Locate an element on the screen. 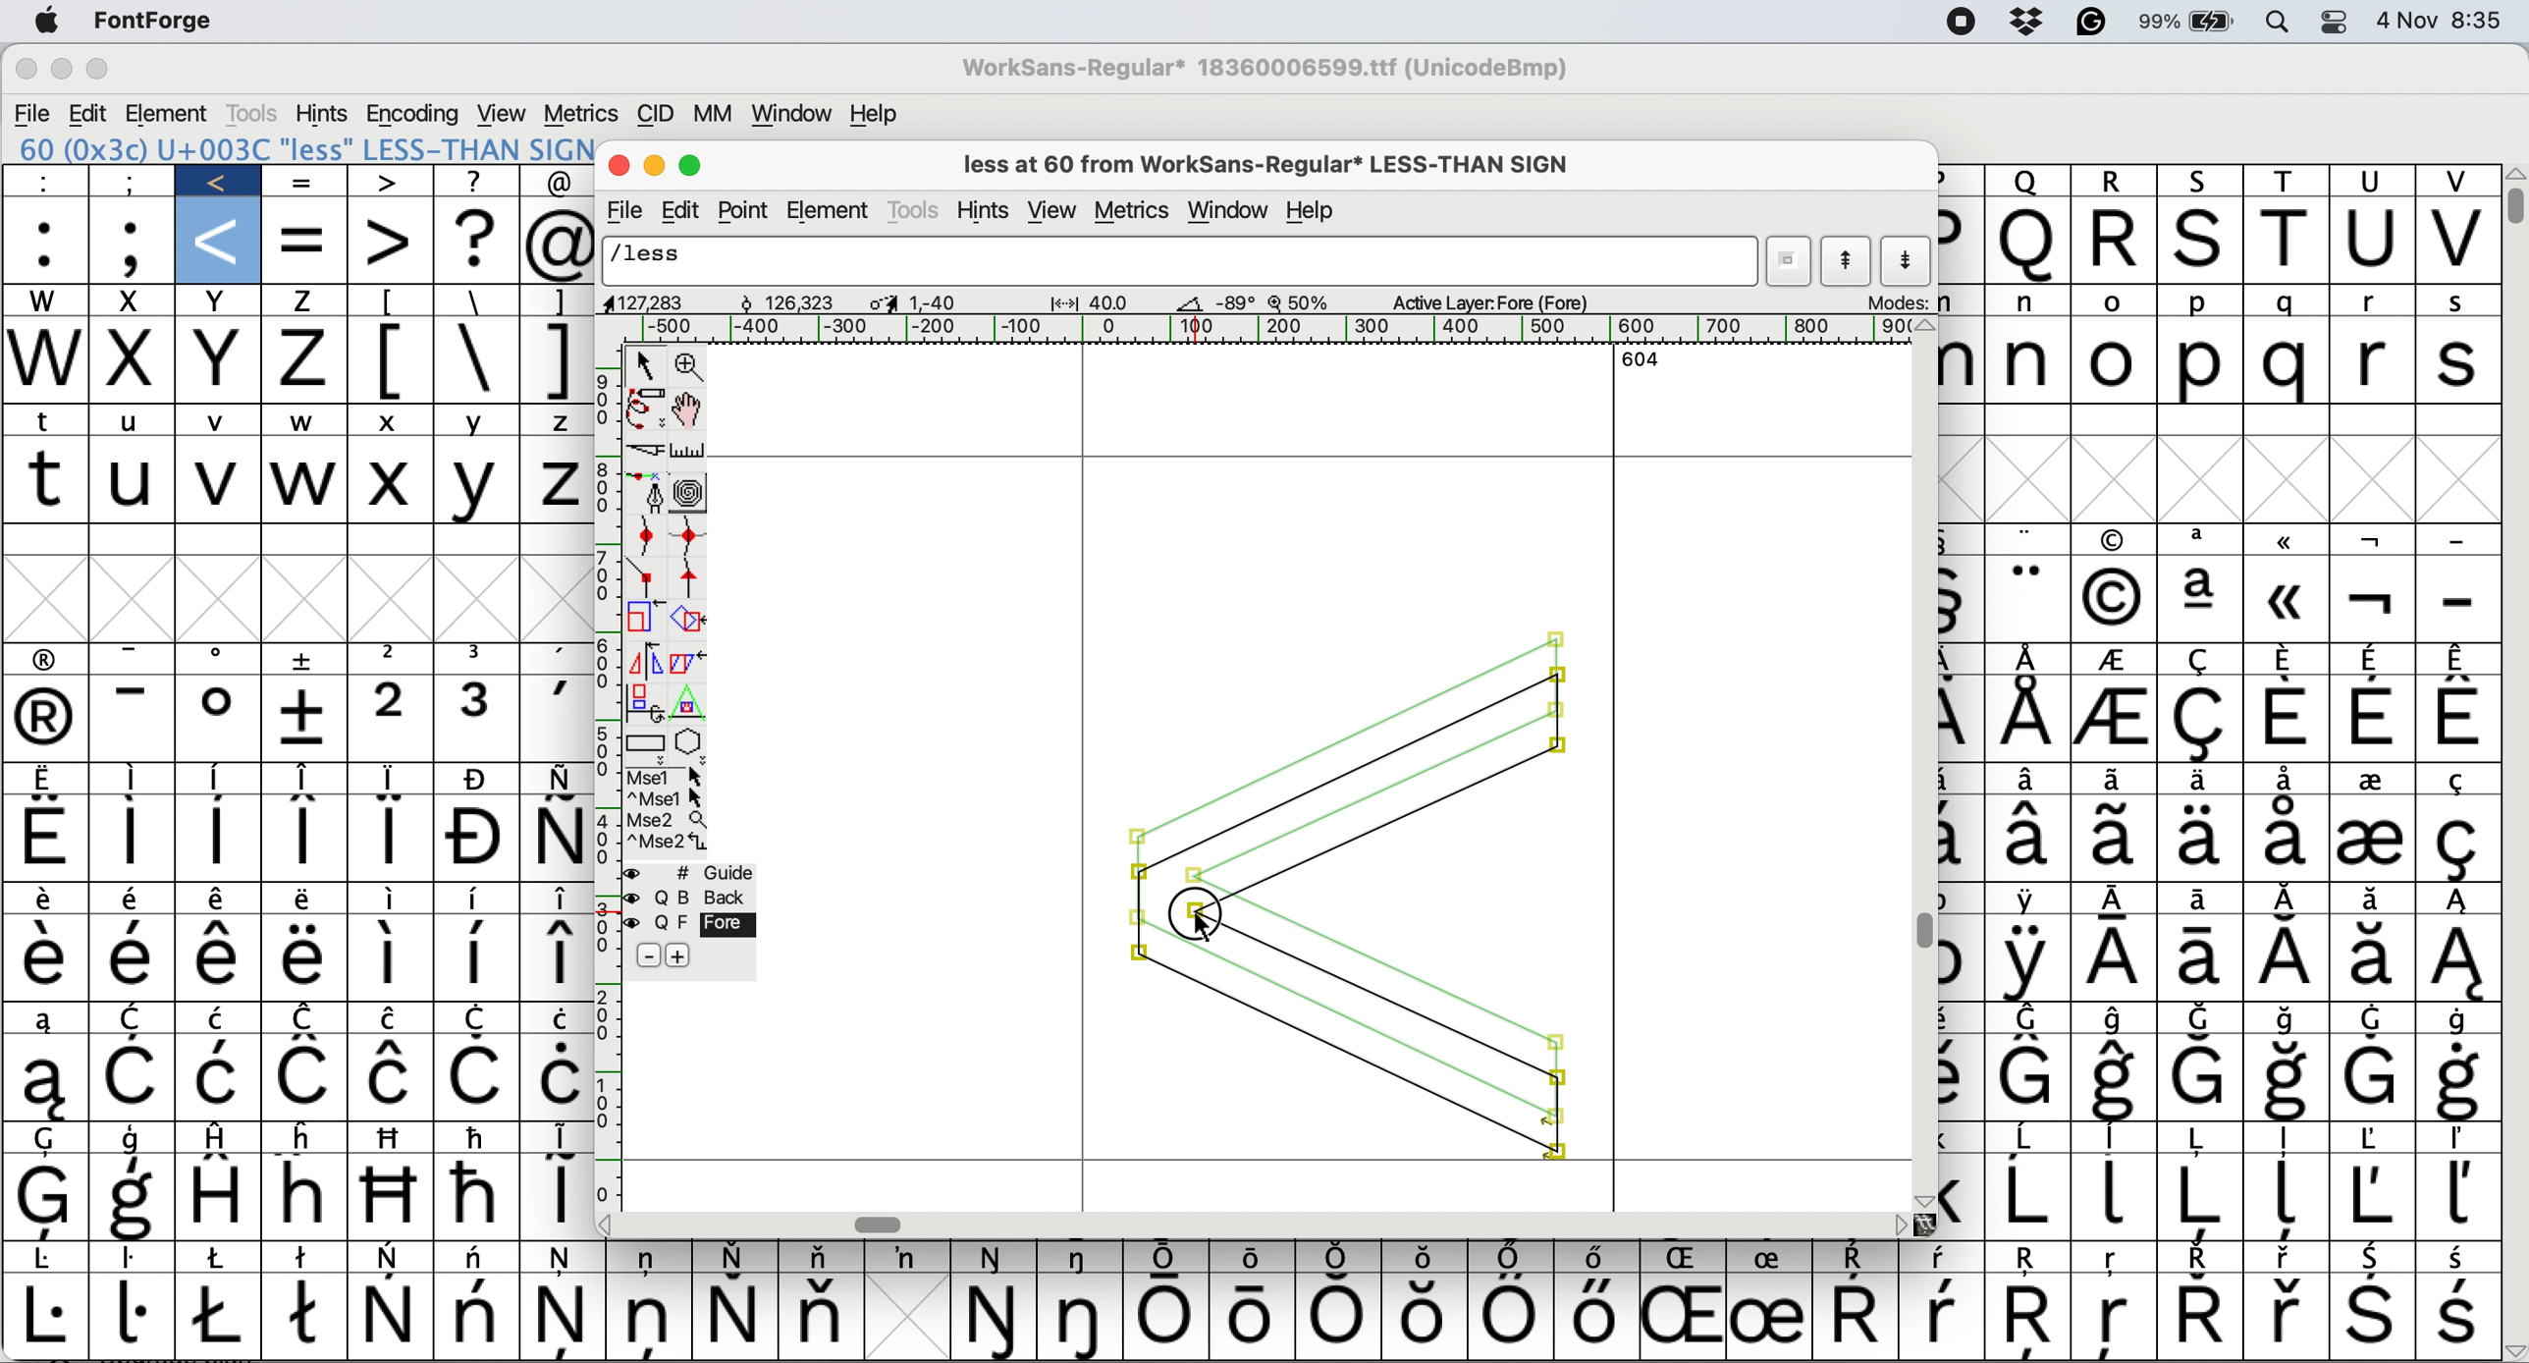 The height and width of the screenshot is (1363, 2529). n is located at coordinates (2028, 302).